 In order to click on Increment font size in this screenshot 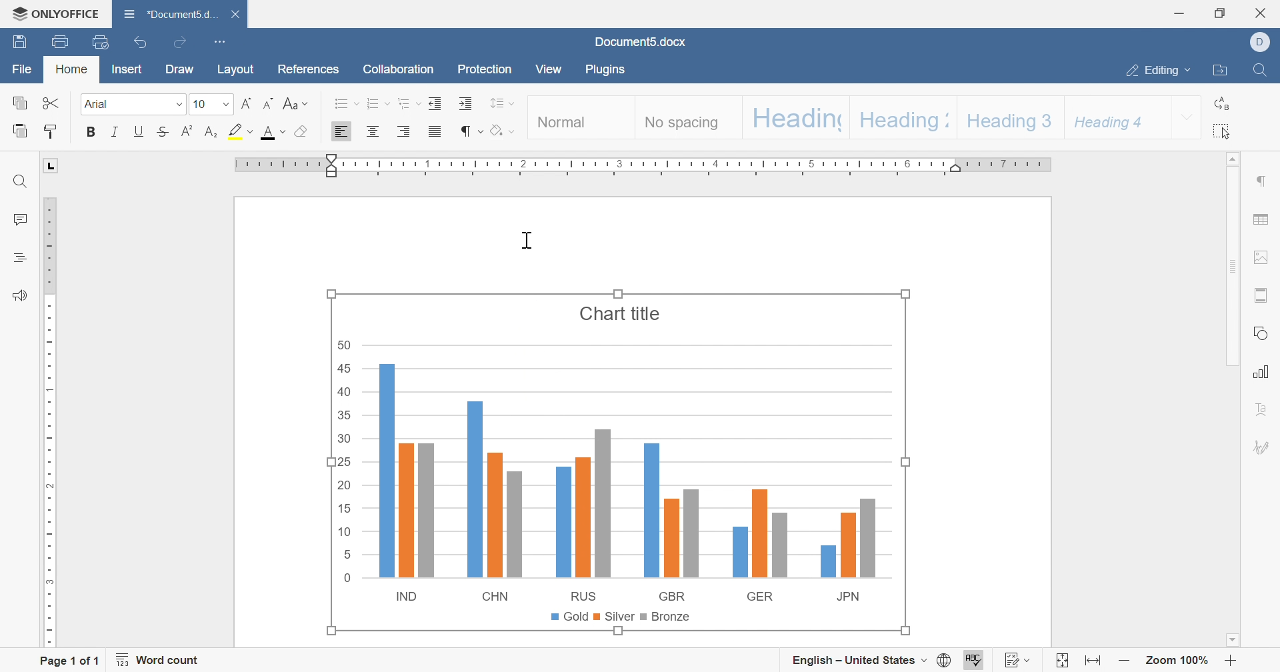, I will do `click(247, 104)`.